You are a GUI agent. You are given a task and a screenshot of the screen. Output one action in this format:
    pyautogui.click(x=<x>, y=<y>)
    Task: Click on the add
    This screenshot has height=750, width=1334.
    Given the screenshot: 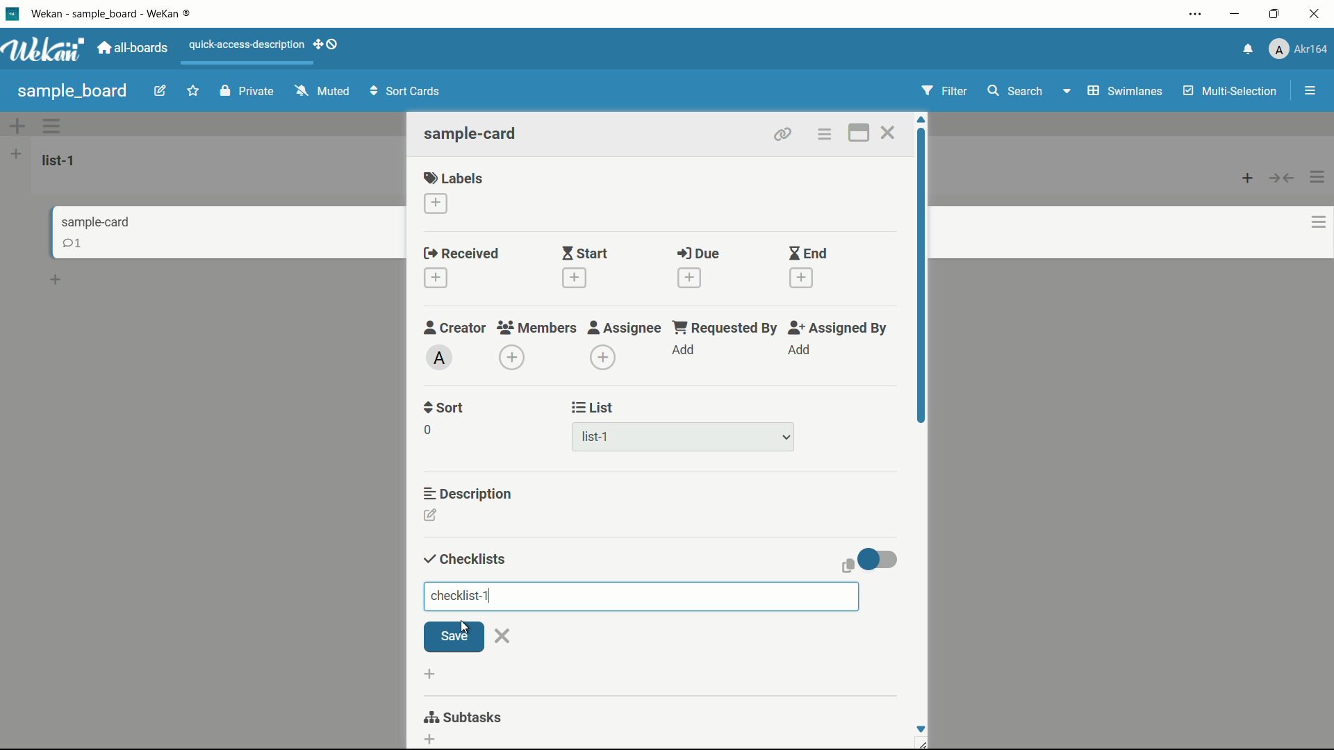 What is the action you would take?
    pyautogui.click(x=56, y=277)
    